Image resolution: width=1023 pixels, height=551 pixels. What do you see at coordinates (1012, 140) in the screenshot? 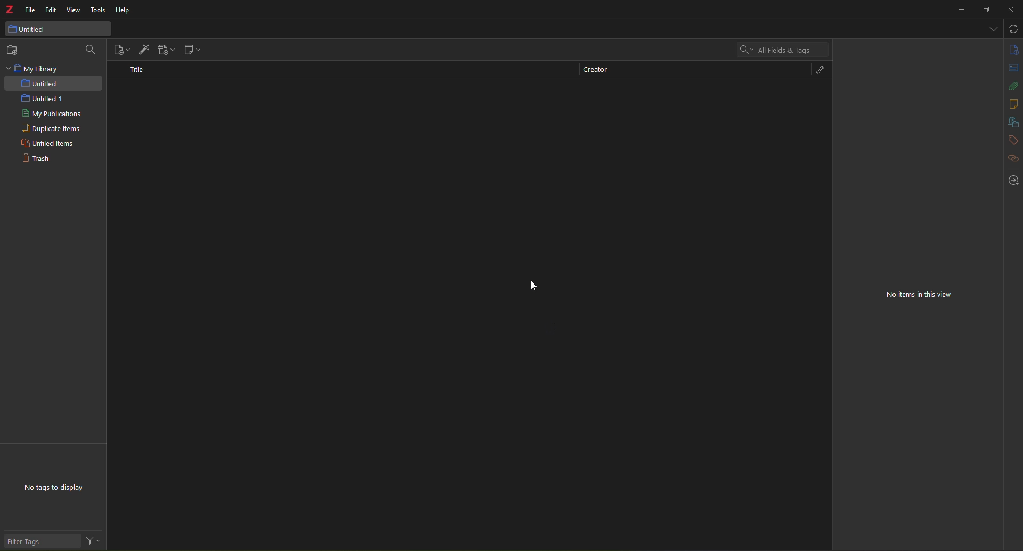
I see `tags` at bounding box center [1012, 140].